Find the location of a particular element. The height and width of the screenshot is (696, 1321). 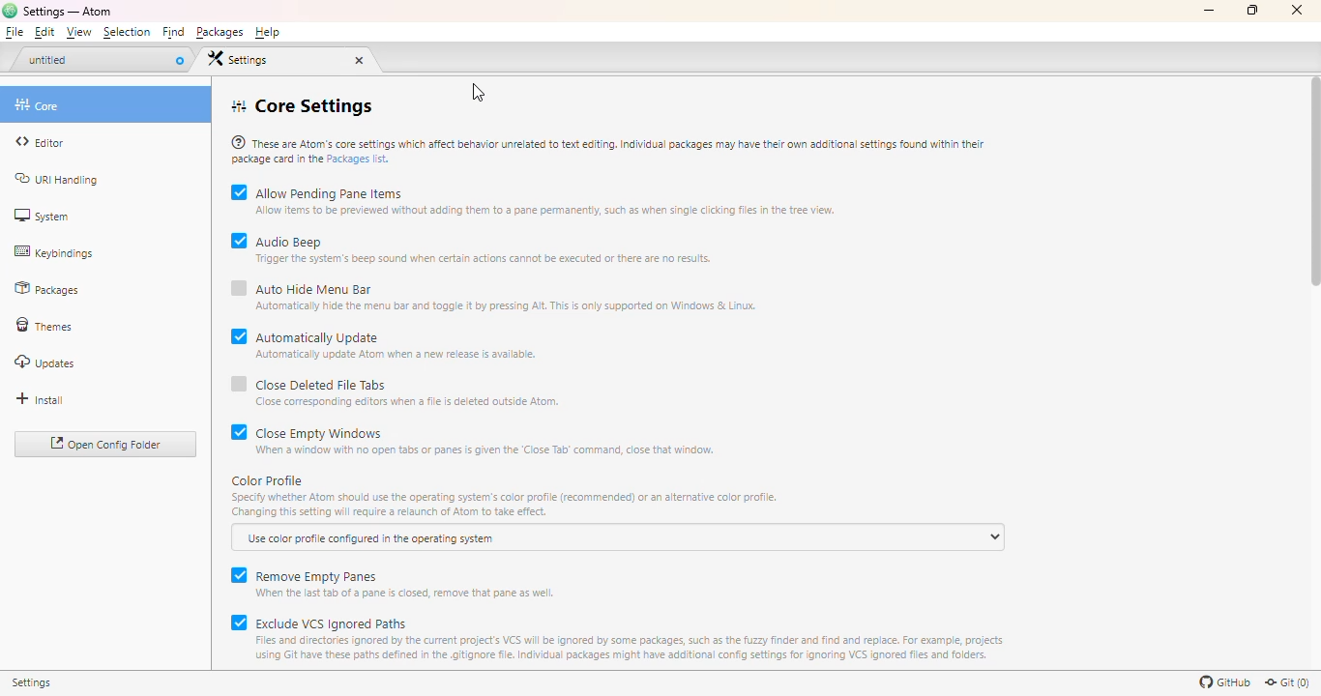

close tab is located at coordinates (360, 60).